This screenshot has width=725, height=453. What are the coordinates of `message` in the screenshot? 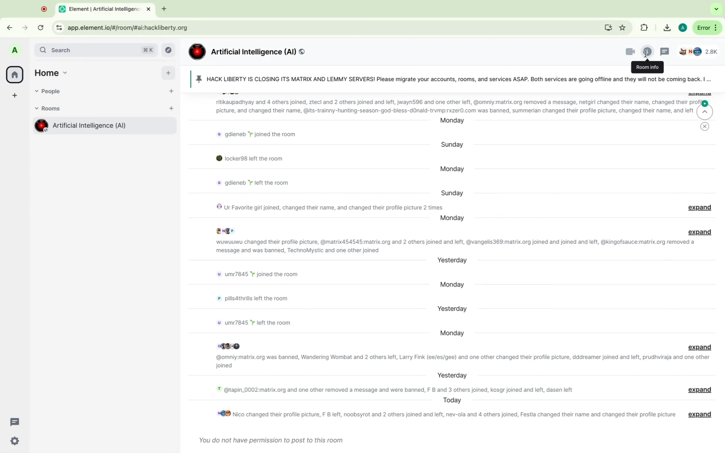 It's located at (442, 106).